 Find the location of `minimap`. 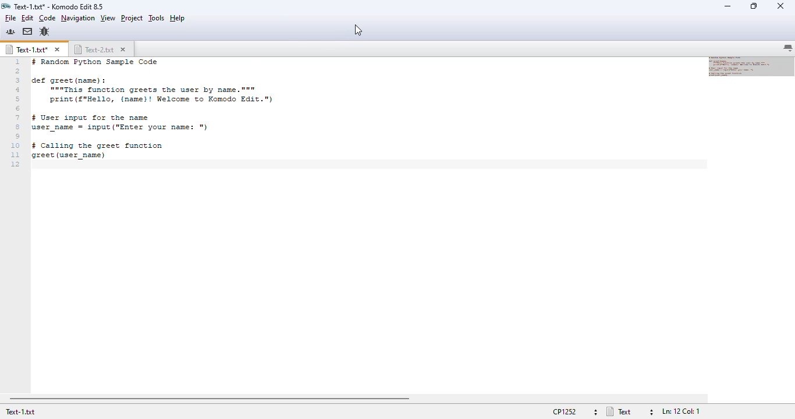

minimap is located at coordinates (752, 67).